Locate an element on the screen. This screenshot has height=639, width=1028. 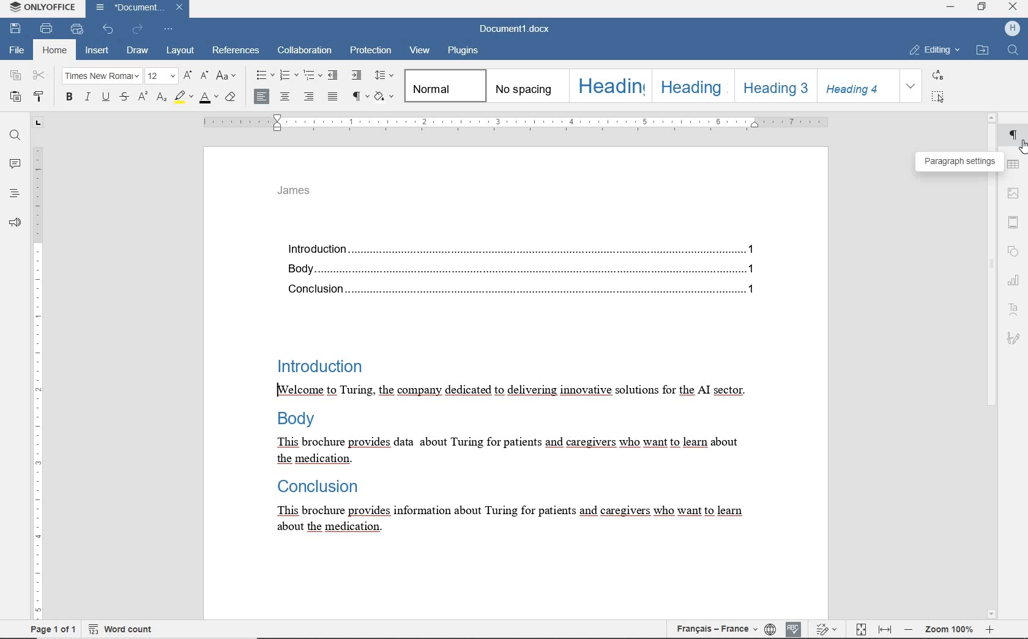
font size is located at coordinates (162, 77).